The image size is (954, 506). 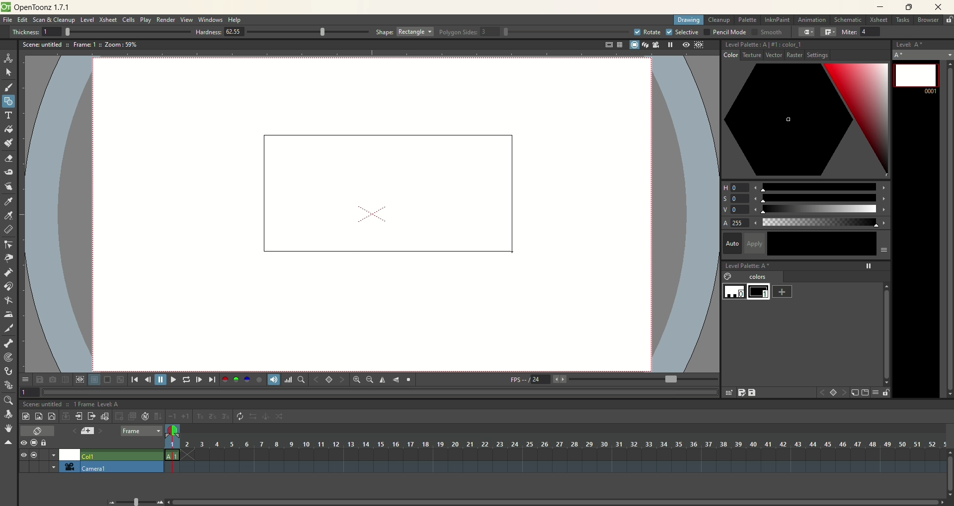 I want to click on auto input cell number, so click(x=146, y=416).